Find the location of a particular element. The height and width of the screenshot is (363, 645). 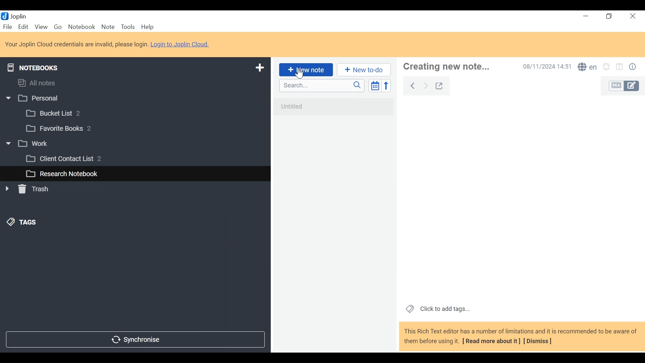

Cursor is located at coordinates (301, 74).